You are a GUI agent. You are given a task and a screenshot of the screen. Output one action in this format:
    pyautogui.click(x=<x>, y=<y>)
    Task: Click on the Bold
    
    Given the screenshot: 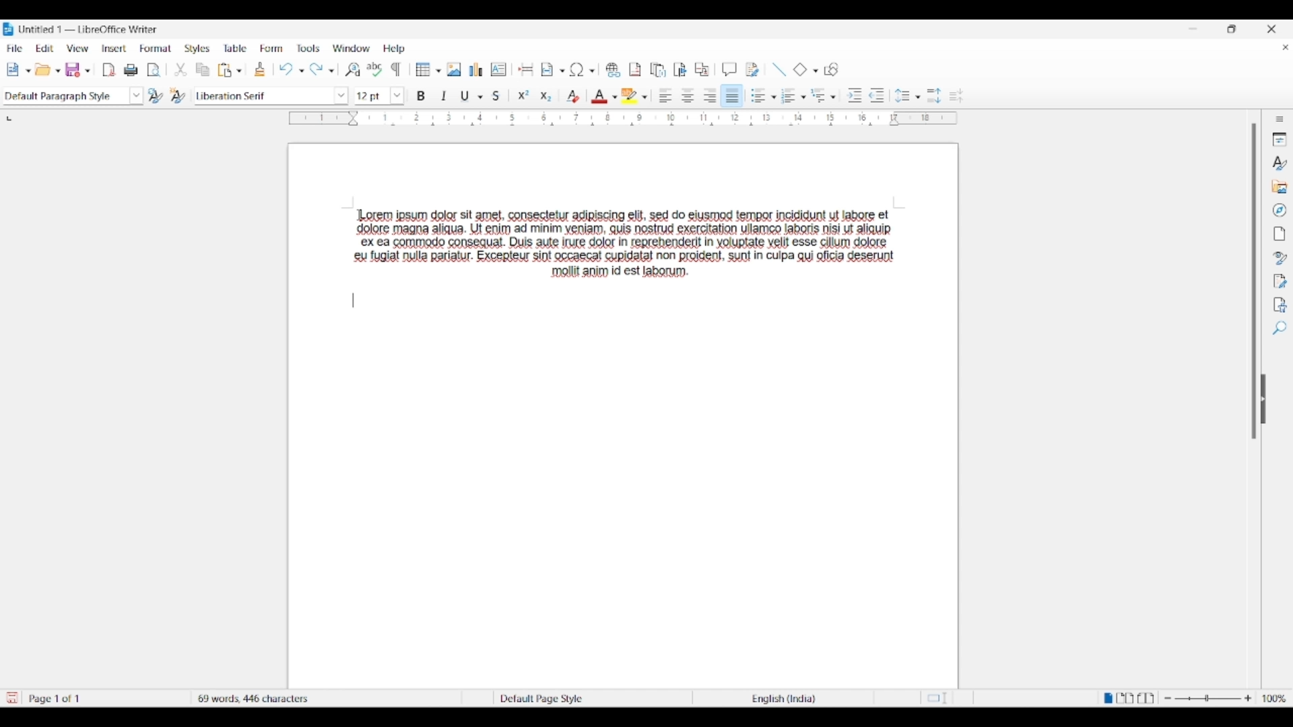 What is the action you would take?
    pyautogui.click(x=422, y=96)
    